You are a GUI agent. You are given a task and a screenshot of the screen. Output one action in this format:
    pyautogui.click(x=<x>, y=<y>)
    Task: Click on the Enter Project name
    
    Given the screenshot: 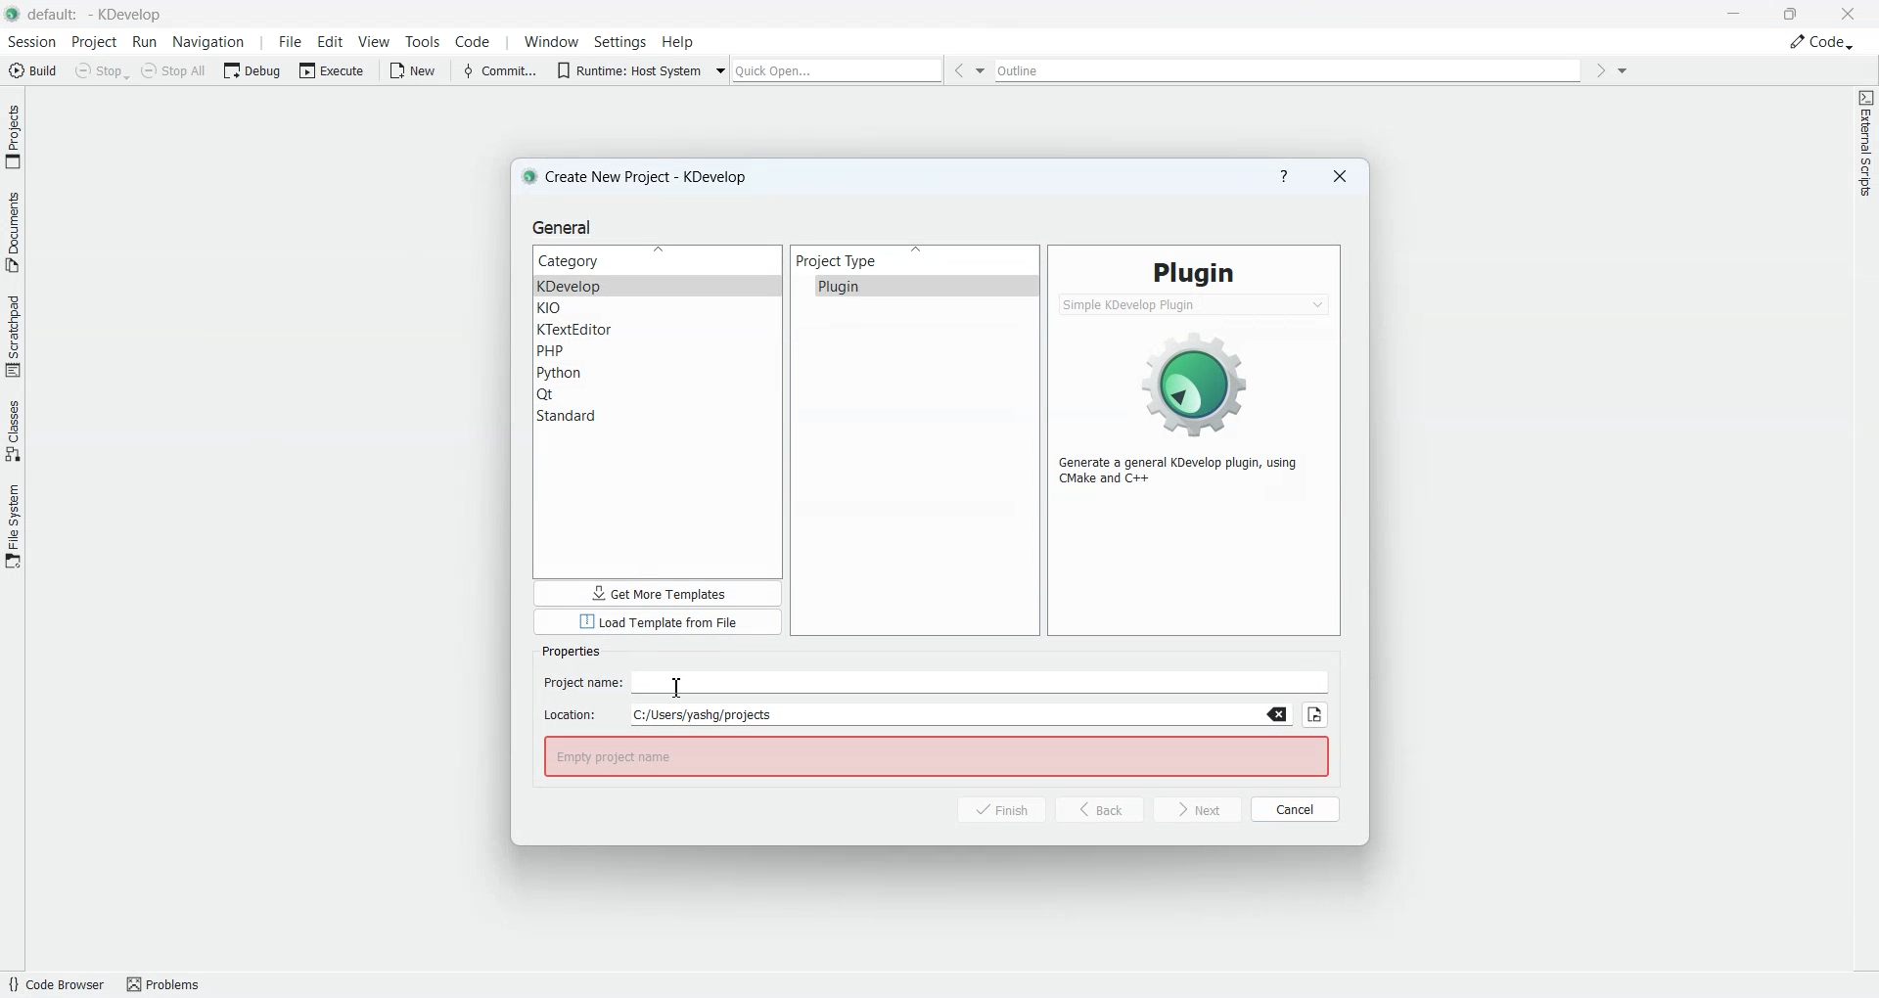 What is the action you would take?
    pyautogui.click(x=938, y=683)
    